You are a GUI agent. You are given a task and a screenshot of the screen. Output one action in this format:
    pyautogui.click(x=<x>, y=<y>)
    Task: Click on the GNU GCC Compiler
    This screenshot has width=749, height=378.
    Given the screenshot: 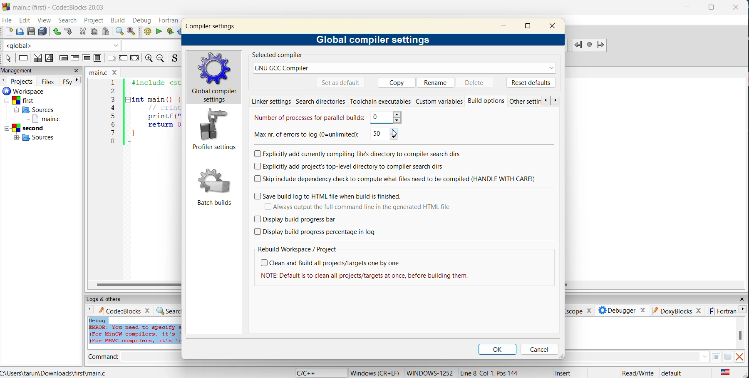 What is the action you would take?
    pyautogui.click(x=404, y=68)
    